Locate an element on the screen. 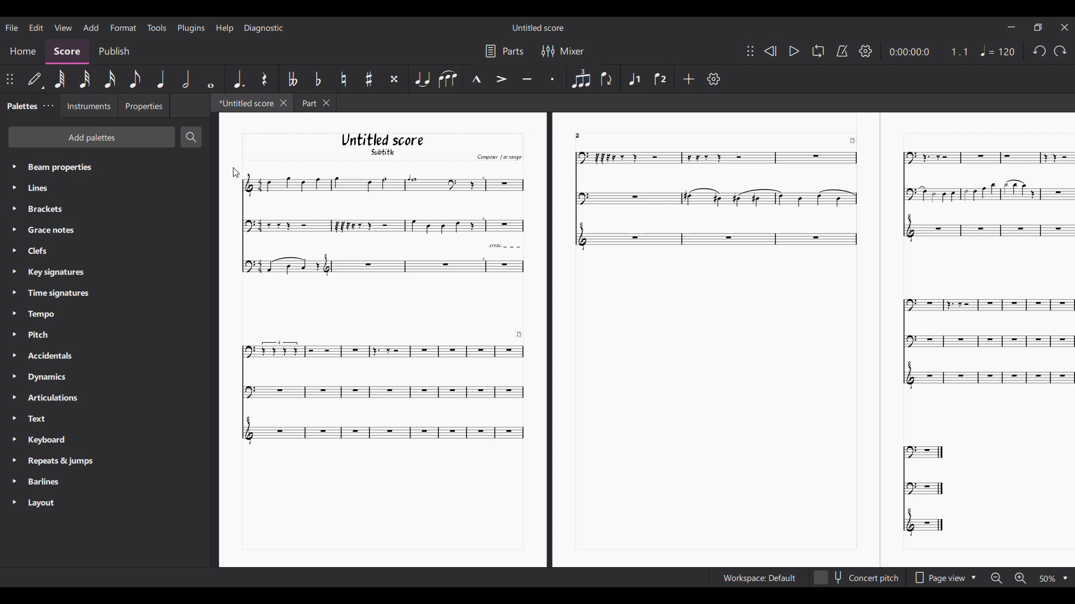 Image resolution: width=1075 pixels, height=604 pixels. Barlines is located at coordinates (46, 482).